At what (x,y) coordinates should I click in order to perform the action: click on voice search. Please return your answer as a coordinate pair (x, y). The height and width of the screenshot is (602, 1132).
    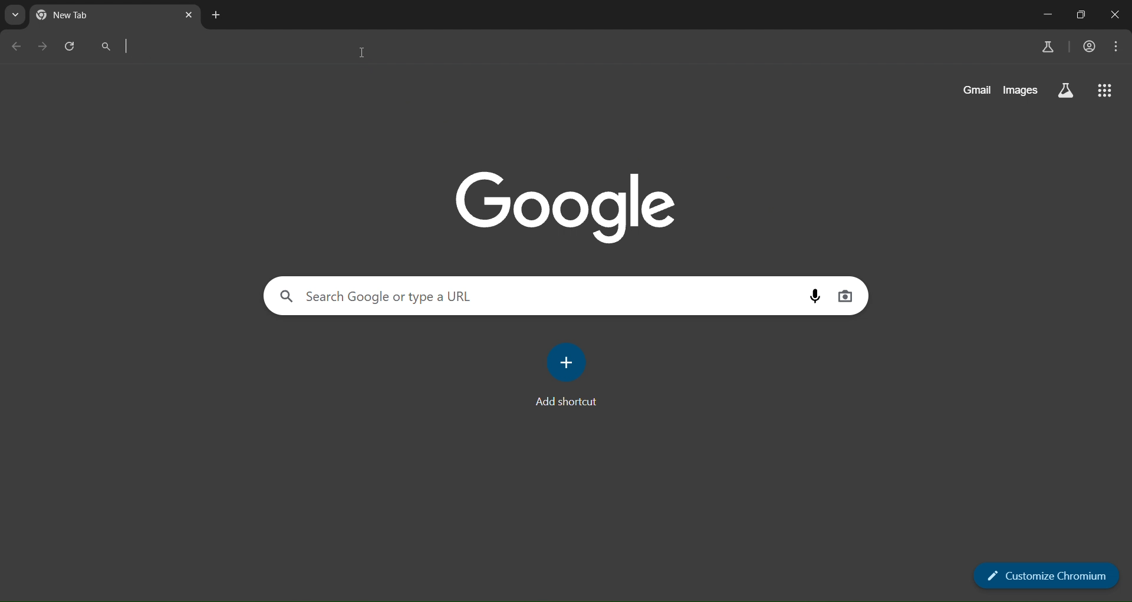
    Looking at the image, I should click on (814, 297).